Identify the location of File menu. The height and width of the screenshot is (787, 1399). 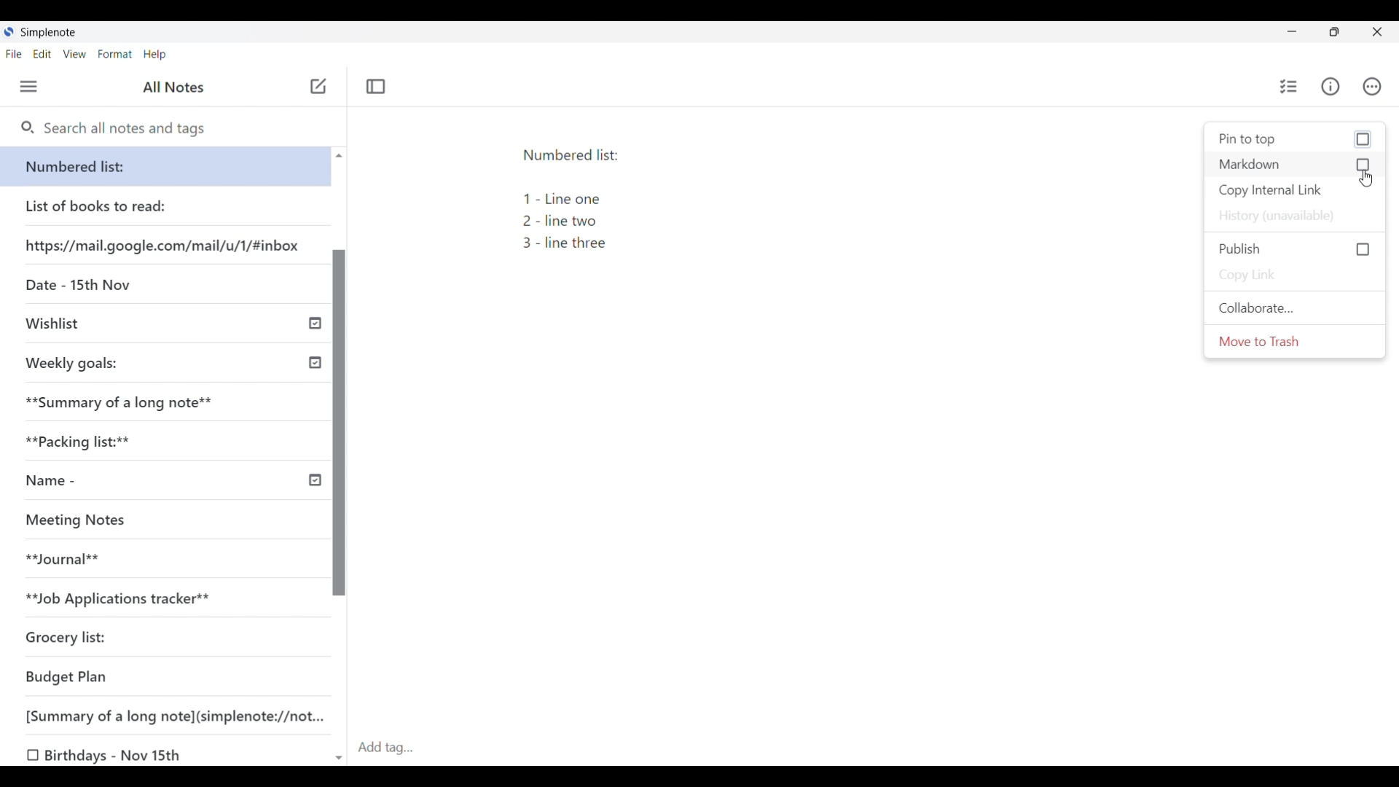
(14, 54).